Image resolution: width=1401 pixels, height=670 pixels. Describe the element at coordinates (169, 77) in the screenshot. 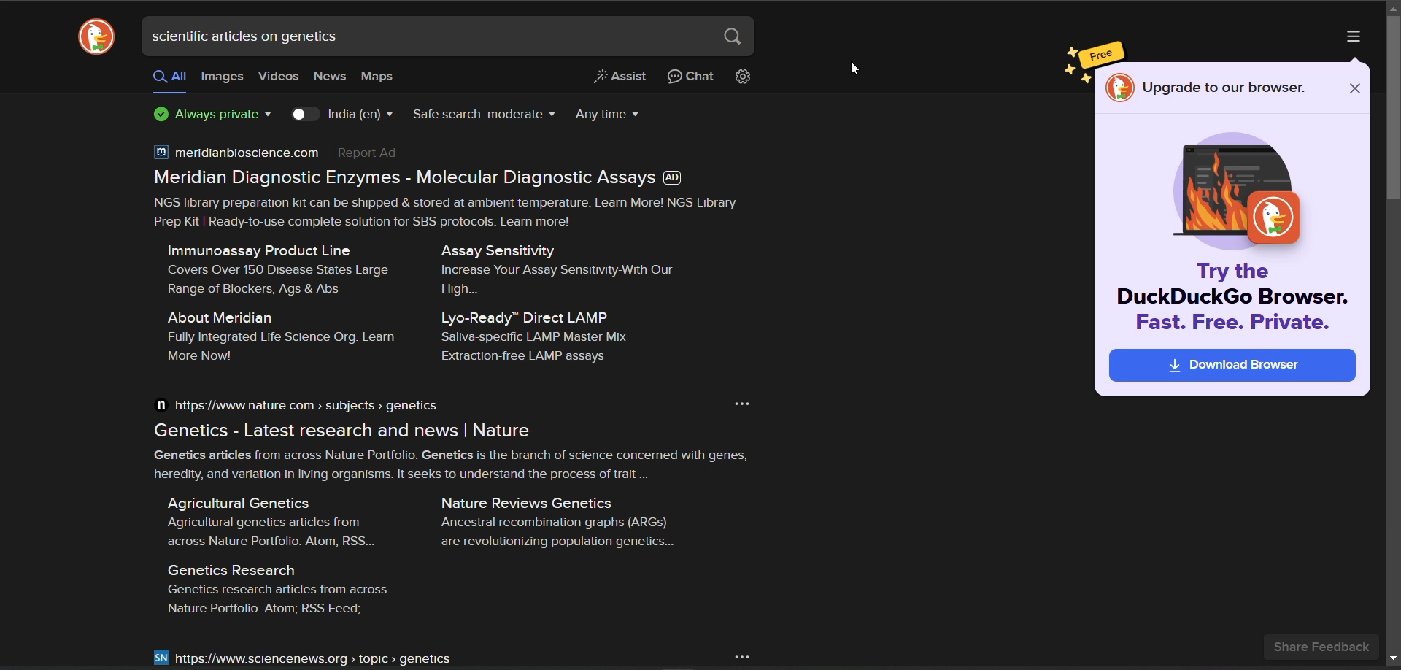

I see `all` at that location.